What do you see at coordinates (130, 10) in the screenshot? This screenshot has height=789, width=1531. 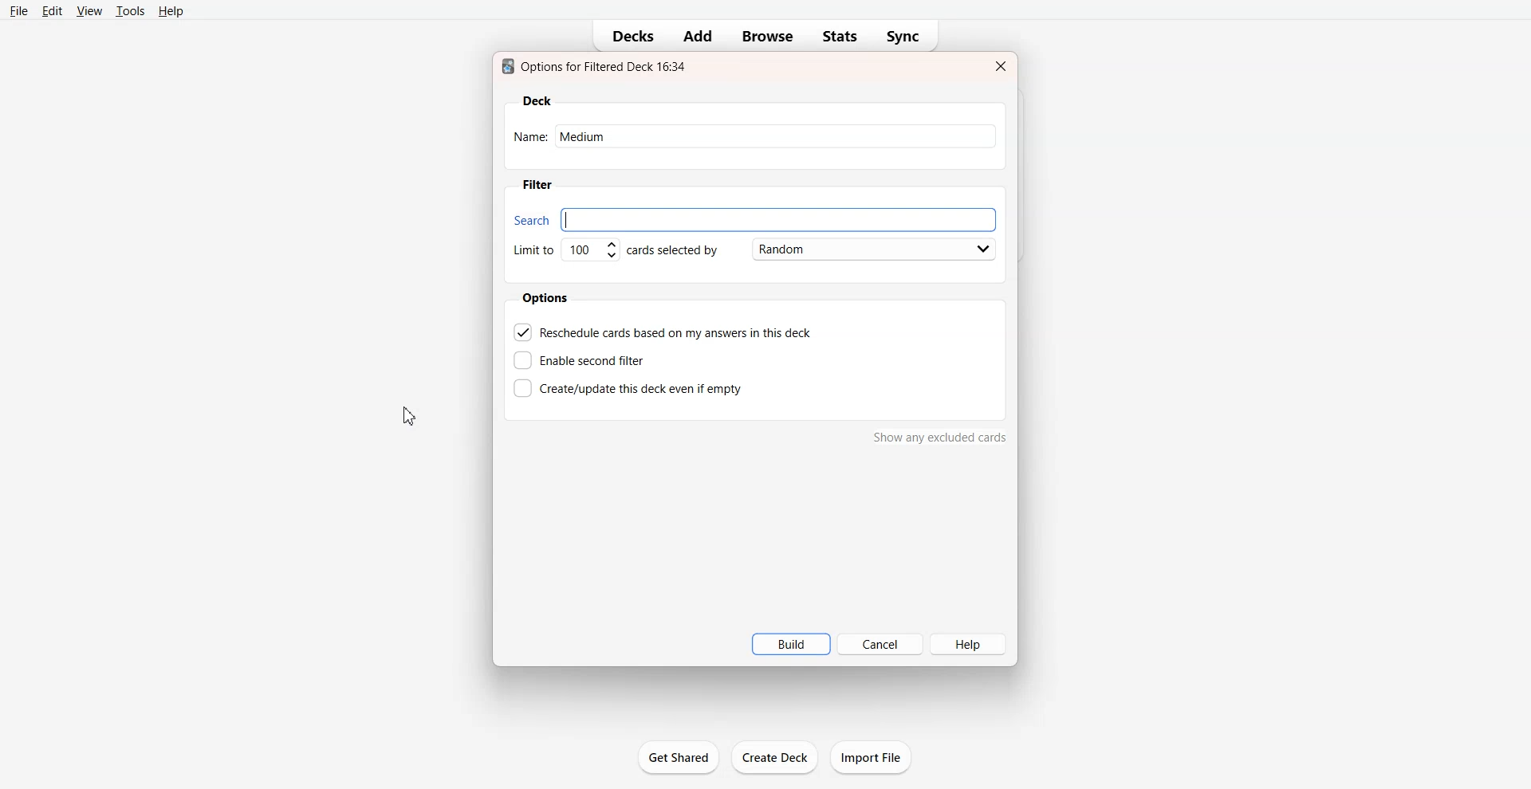 I see `Tools` at bounding box center [130, 10].